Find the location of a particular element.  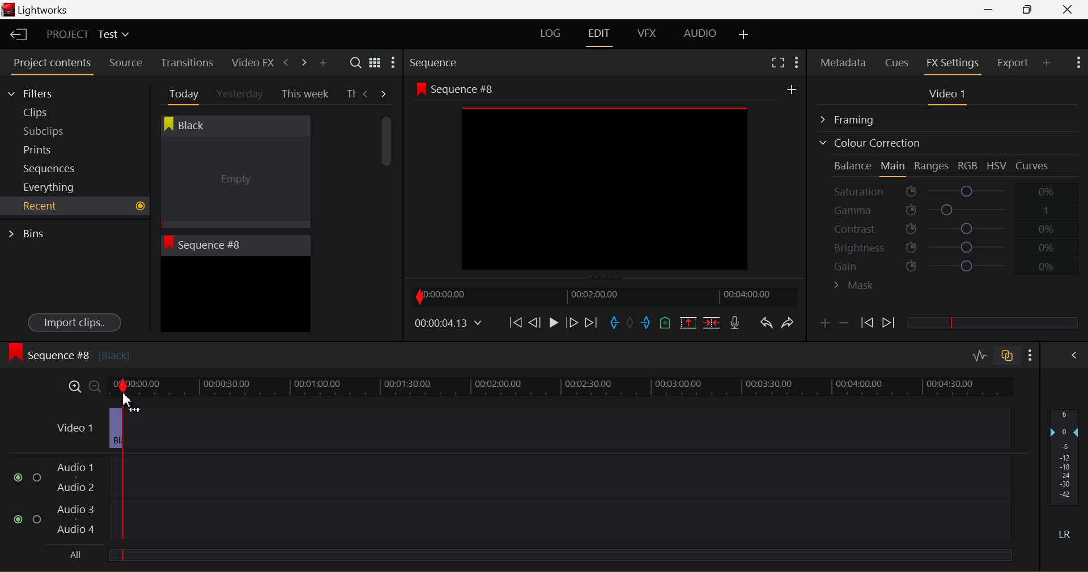

FX Settings Panel Open is located at coordinates (953, 64).